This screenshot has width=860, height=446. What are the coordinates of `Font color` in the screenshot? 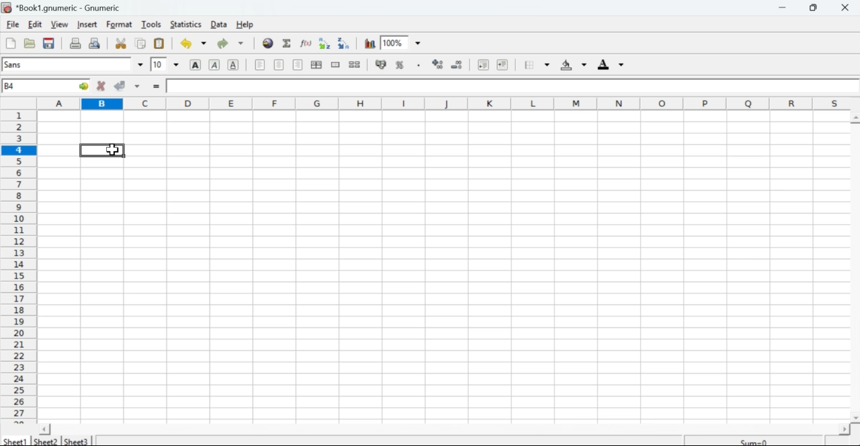 It's located at (611, 64).